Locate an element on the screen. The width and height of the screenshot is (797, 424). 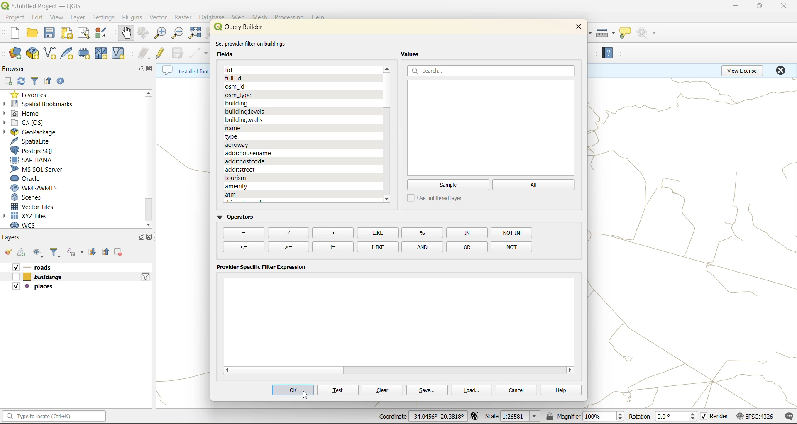
opertators is located at coordinates (376, 246).